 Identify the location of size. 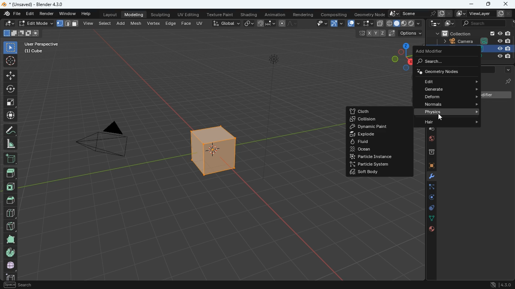
(21, 33).